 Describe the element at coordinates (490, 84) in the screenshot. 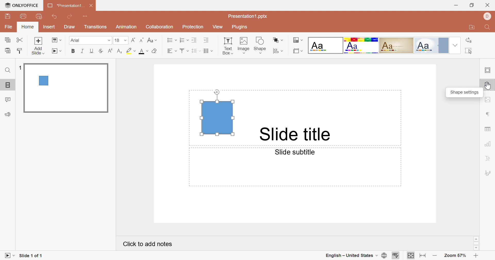

I see `Shape settings` at that location.